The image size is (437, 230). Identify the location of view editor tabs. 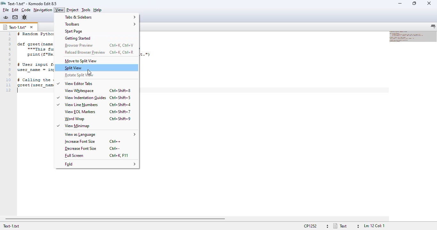
(75, 83).